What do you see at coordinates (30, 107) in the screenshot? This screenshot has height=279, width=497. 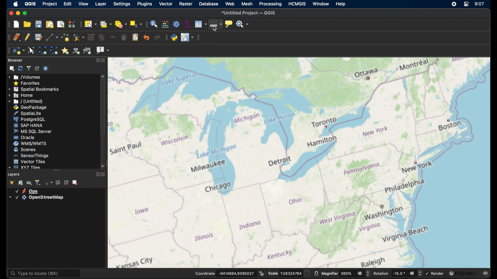 I see `geopackage` at bounding box center [30, 107].